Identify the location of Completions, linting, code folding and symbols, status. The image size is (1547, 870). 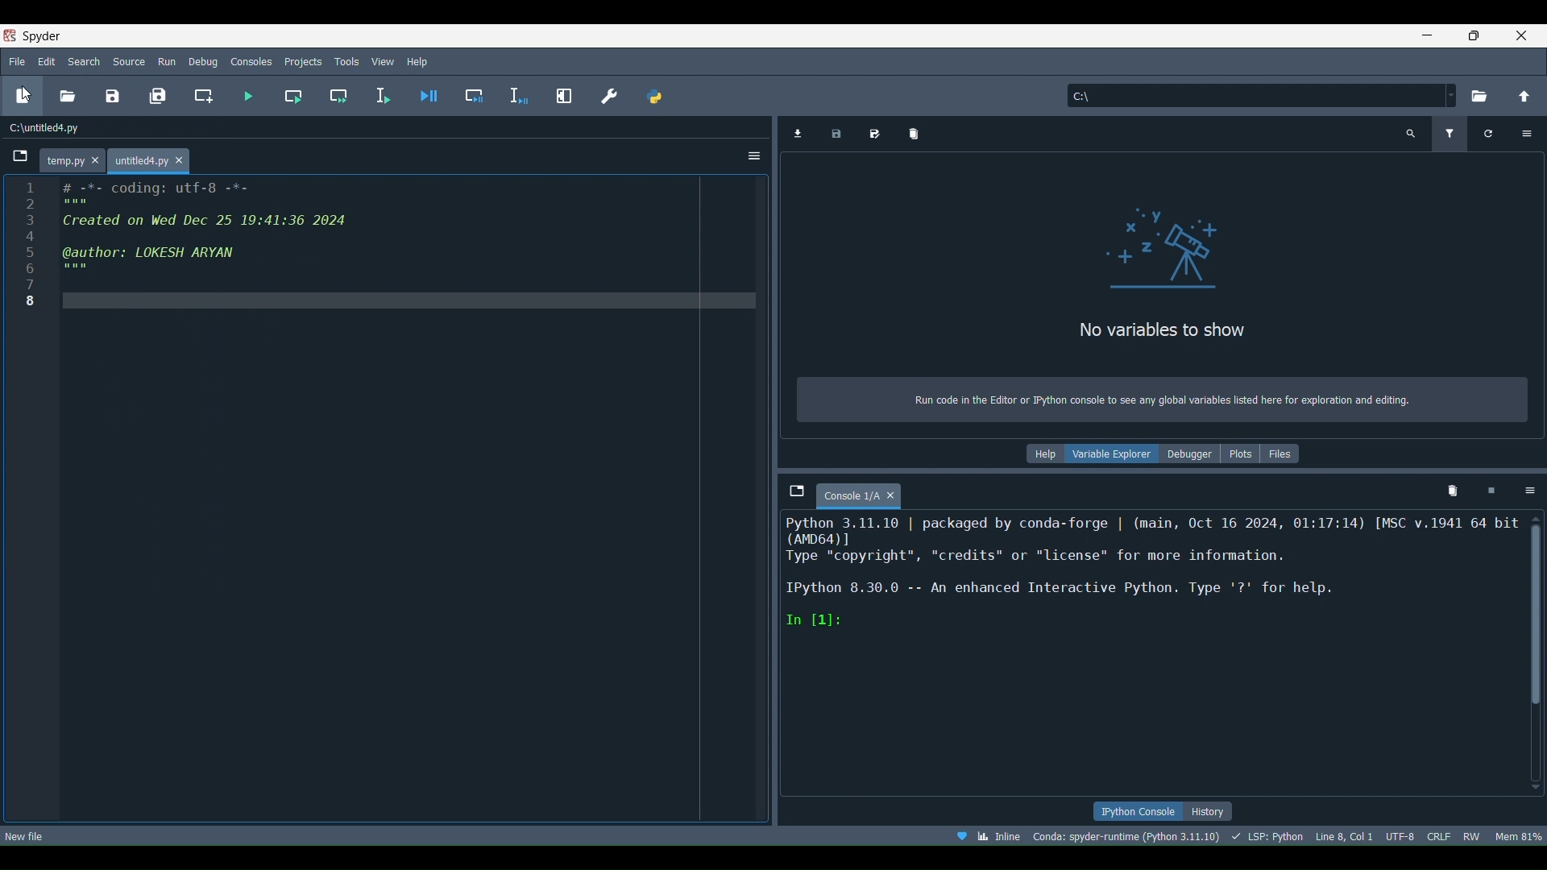
(1270, 835).